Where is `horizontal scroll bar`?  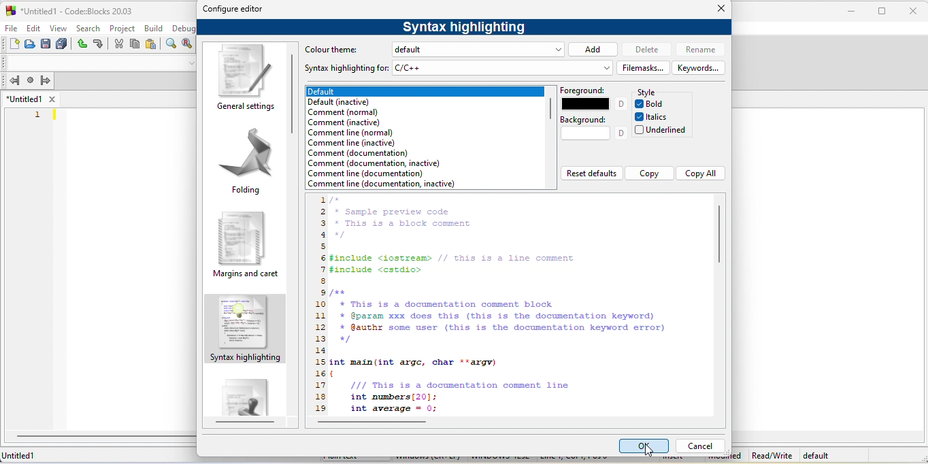
horizontal scroll bar is located at coordinates (376, 423).